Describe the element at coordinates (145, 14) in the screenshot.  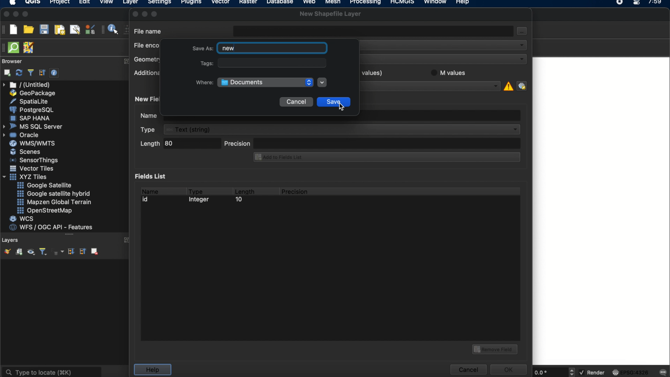
I see `inactive minimize icon` at that location.